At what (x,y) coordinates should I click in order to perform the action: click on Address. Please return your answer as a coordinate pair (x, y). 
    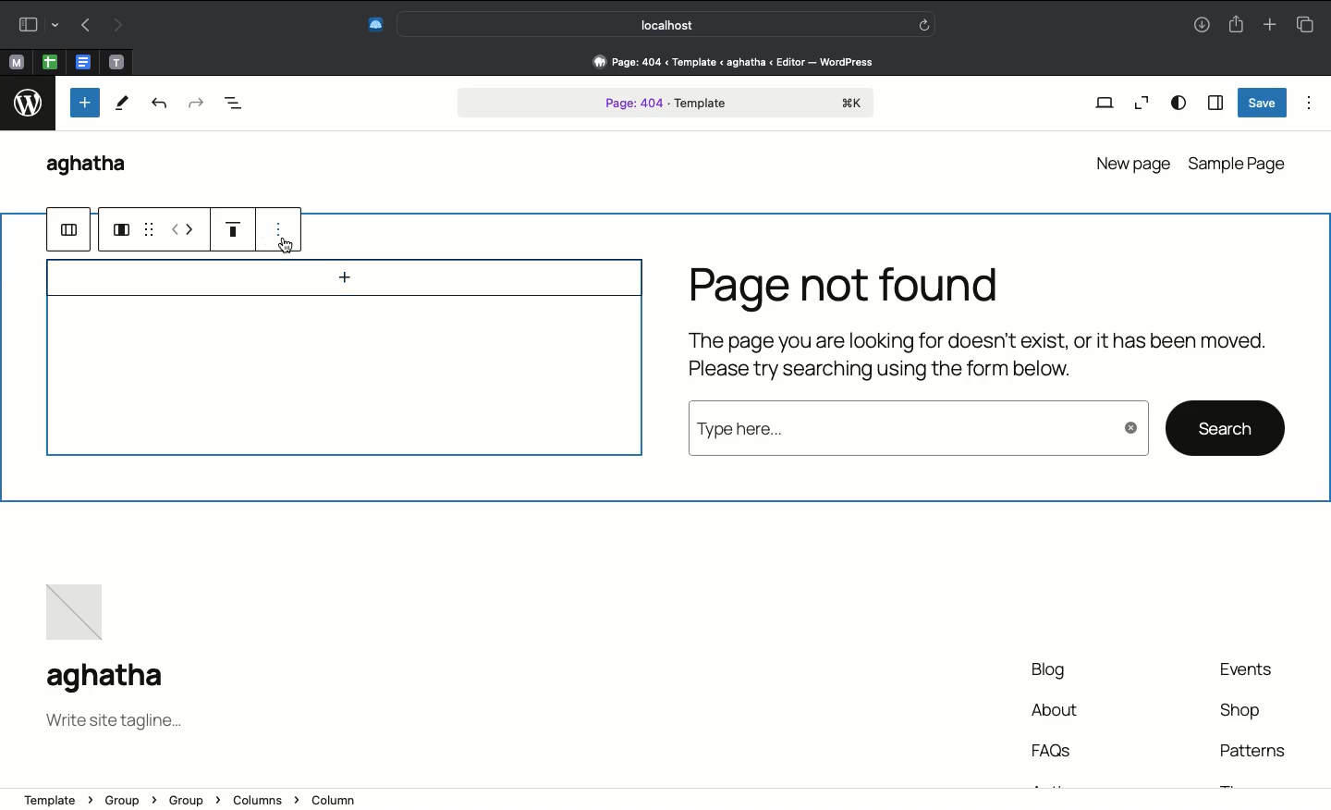
    Looking at the image, I should click on (724, 62).